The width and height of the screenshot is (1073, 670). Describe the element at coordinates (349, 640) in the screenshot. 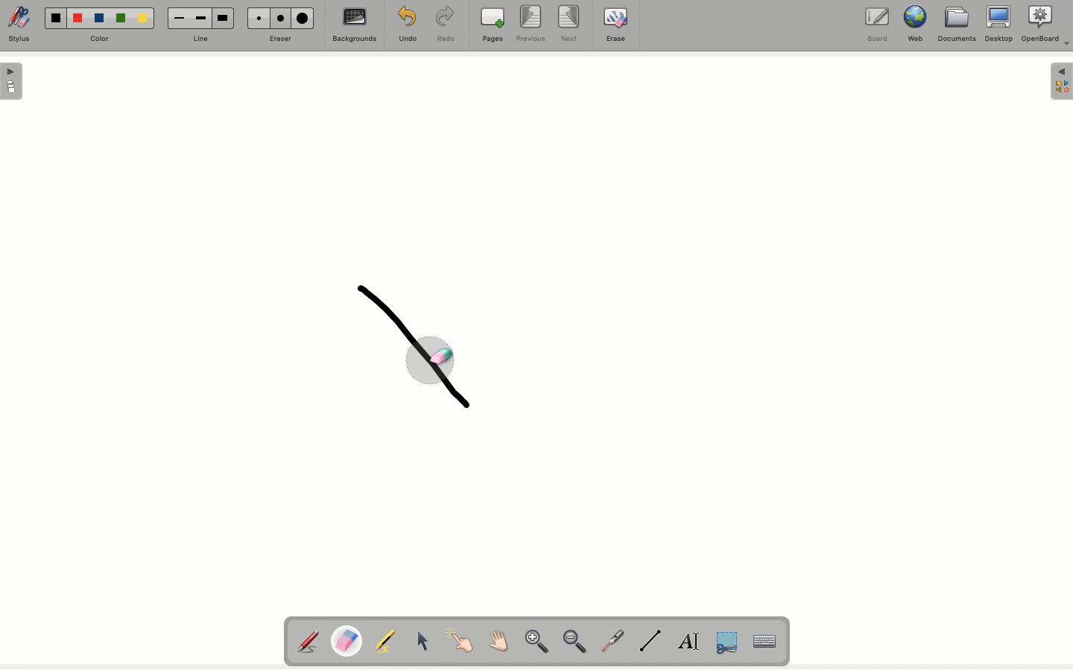

I see `Eraser` at that location.